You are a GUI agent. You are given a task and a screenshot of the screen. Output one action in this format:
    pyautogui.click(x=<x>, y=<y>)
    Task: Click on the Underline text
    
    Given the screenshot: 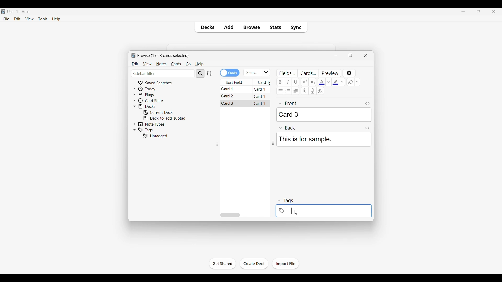 What is the action you would take?
    pyautogui.click(x=296, y=82)
    